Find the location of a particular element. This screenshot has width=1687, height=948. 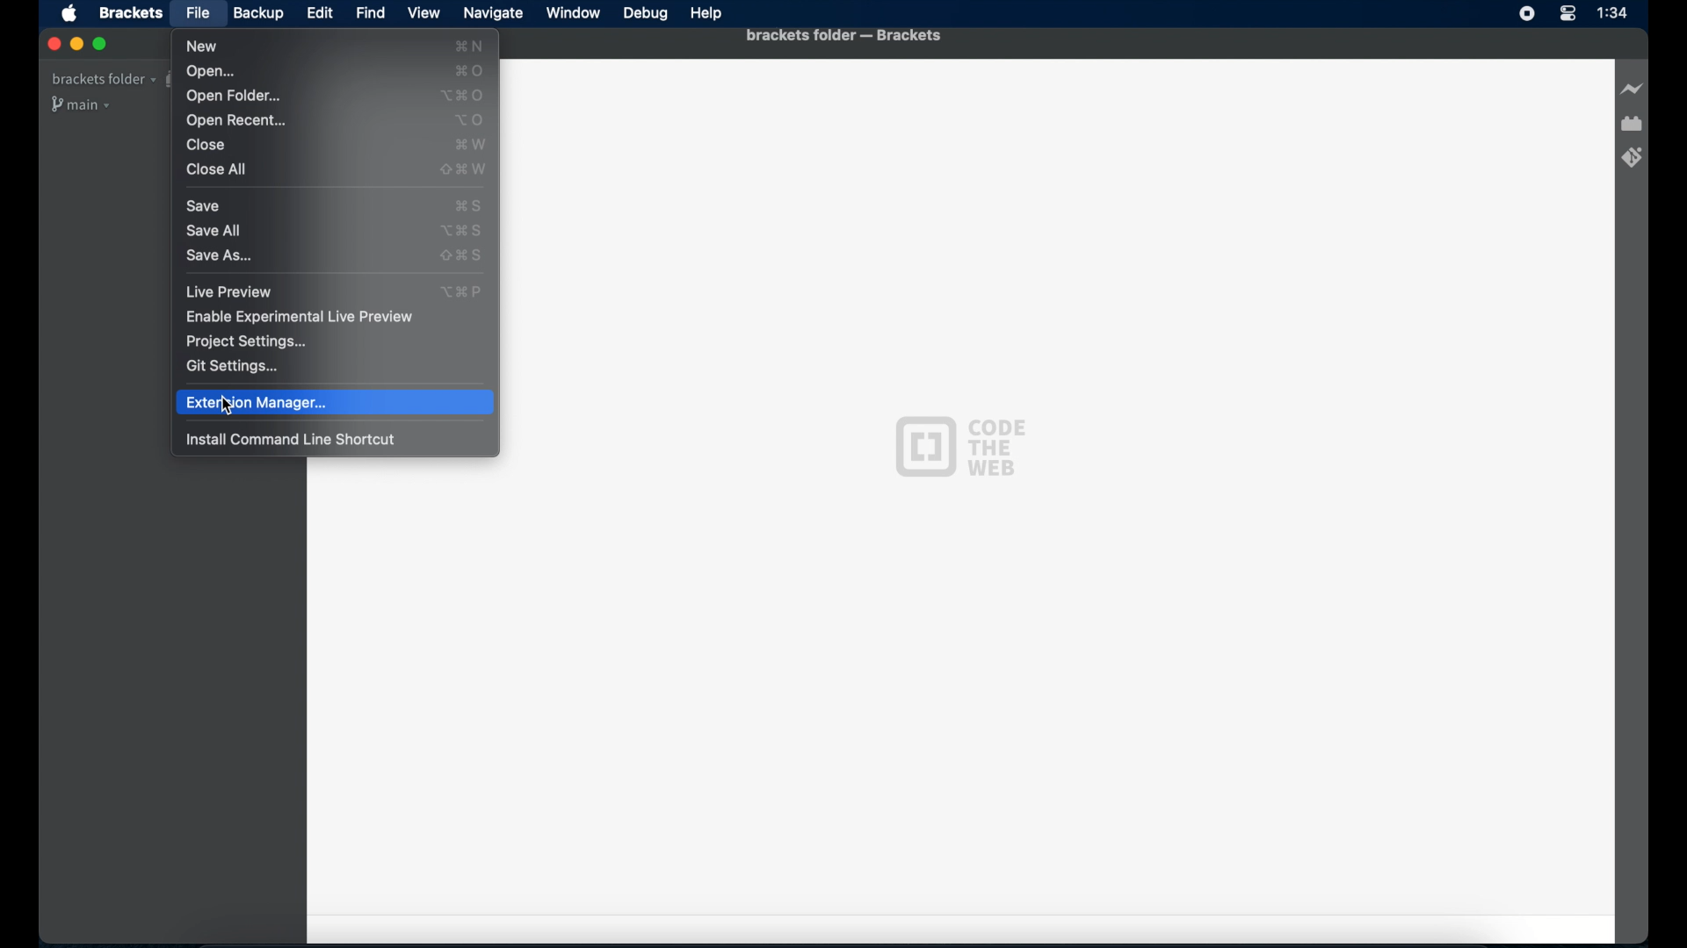

Time is located at coordinates (1612, 12).